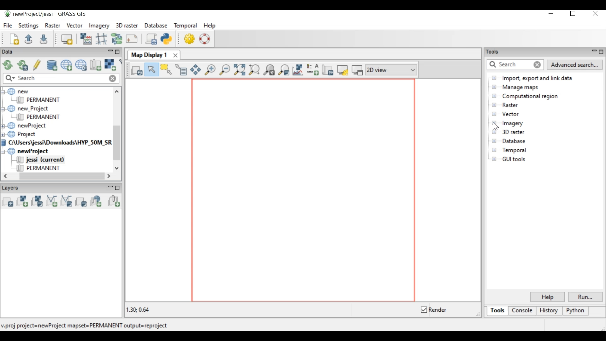 This screenshot has width=606, height=341. Describe the element at coordinates (506, 105) in the screenshot. I see `Raster` at that location.